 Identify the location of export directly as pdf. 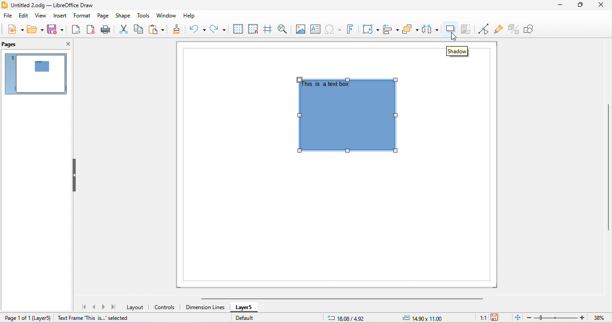
(91, 30).